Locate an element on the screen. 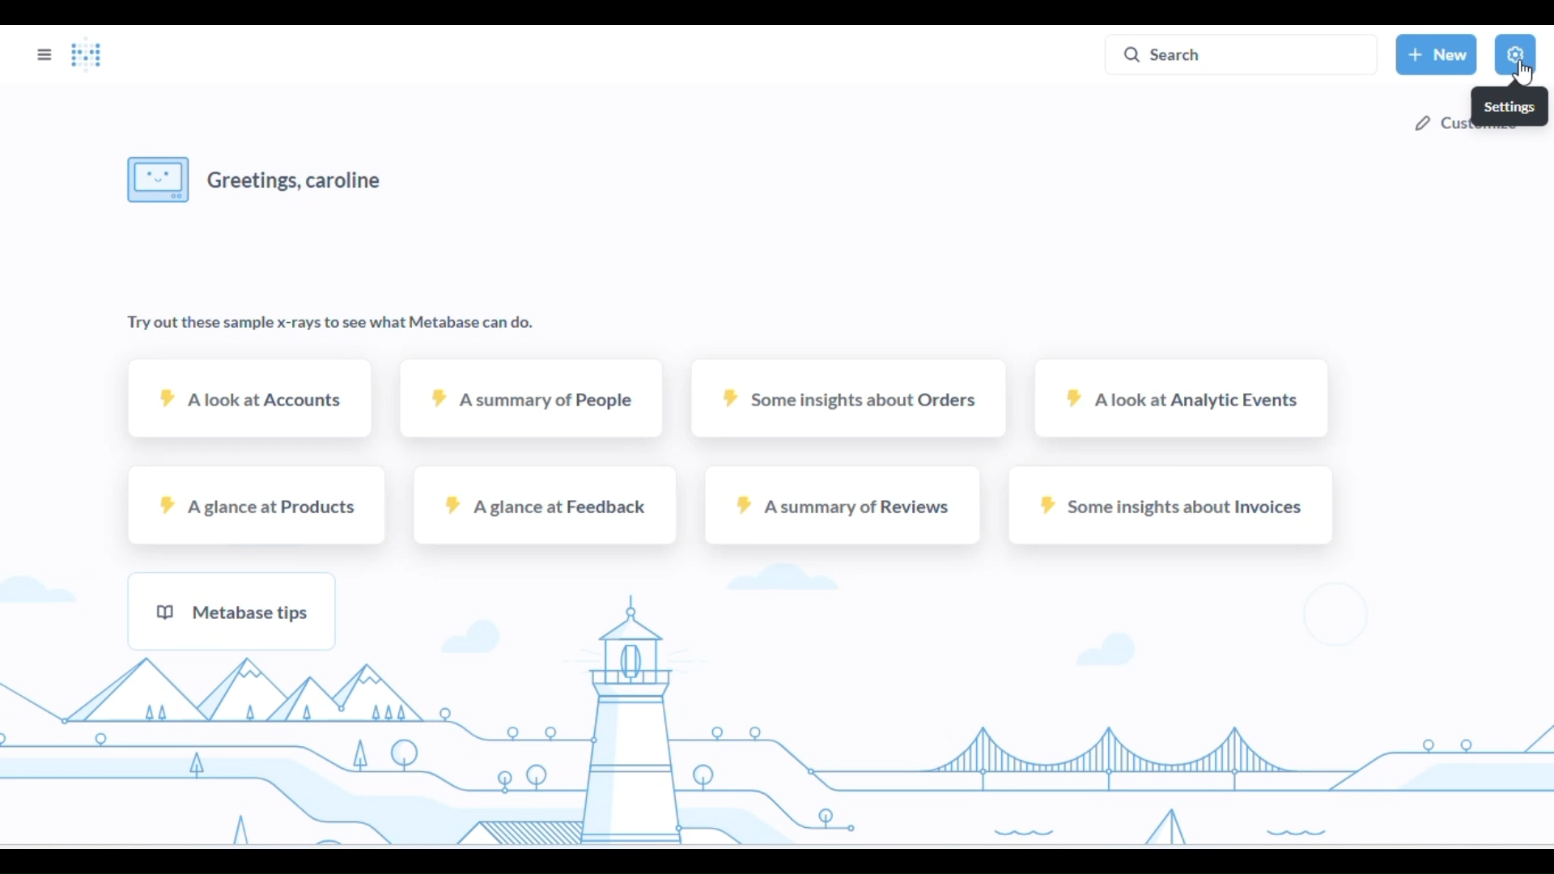 This screenshot has width=1554, height=874. logo is located at coordinates (86, 55).